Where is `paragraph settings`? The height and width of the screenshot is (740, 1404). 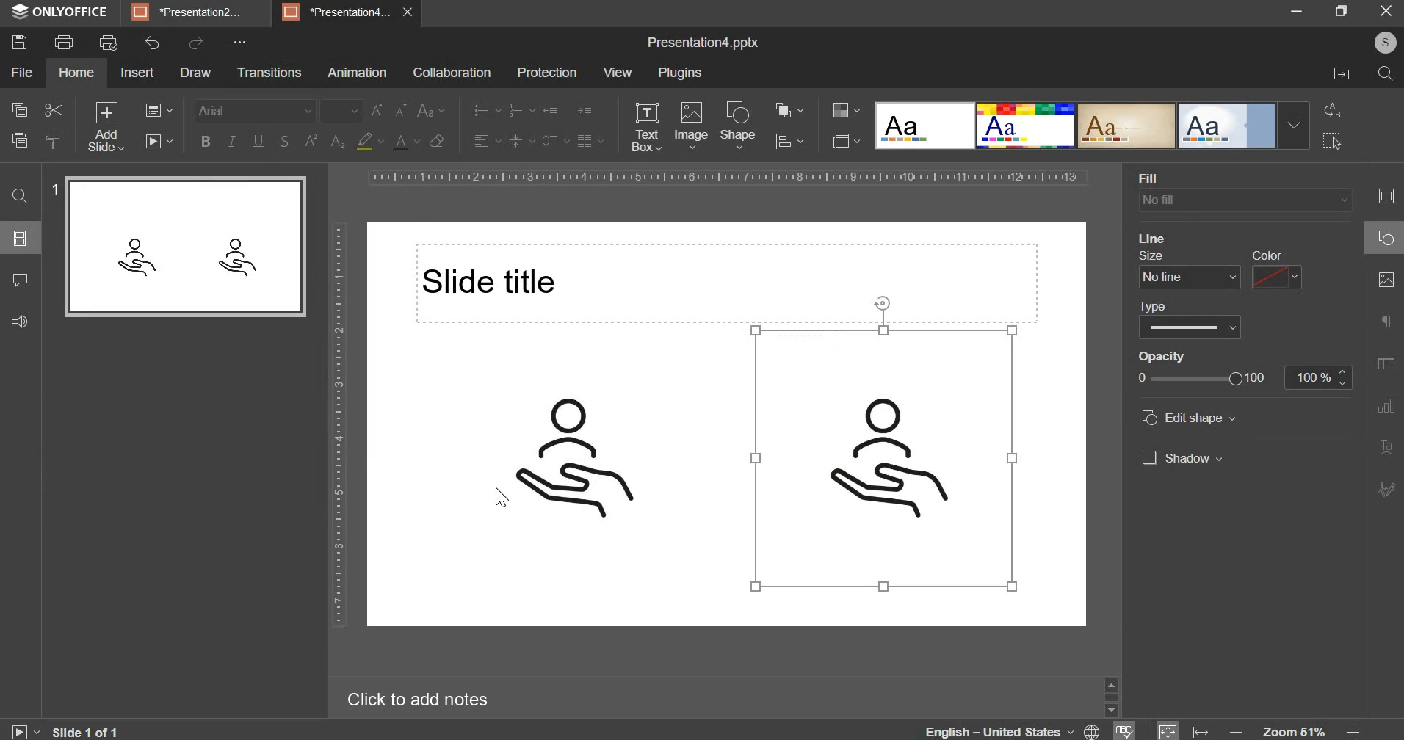 paragraph settings is located at coordinates (1384, 322).